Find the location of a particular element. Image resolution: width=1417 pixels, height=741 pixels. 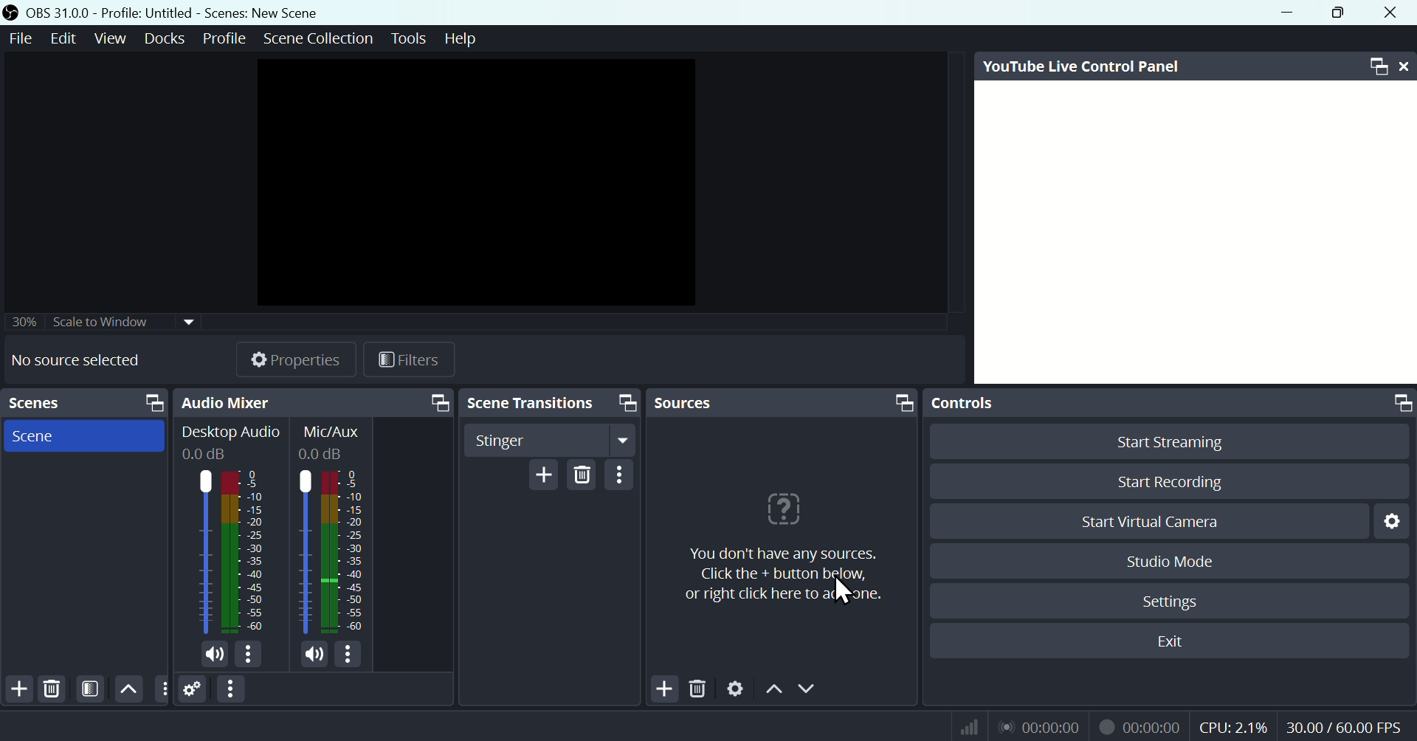

View is located at coordinates (107, 38).